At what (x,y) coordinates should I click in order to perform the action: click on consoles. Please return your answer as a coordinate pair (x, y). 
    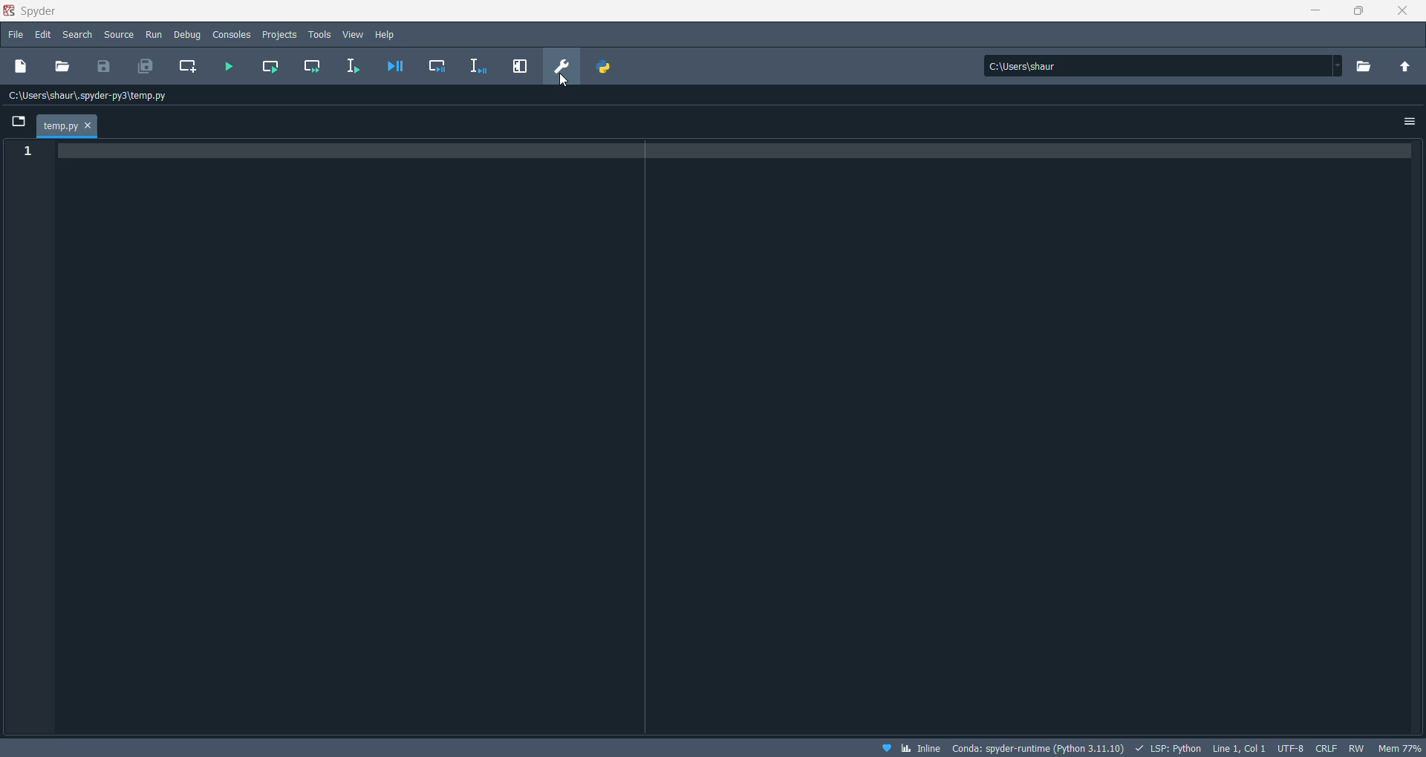
    Looking at the image, I should click on (233, 35).